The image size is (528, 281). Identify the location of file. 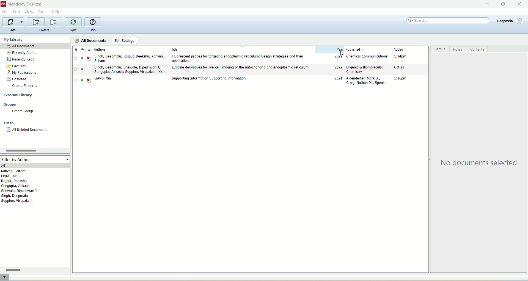
(6, 12).